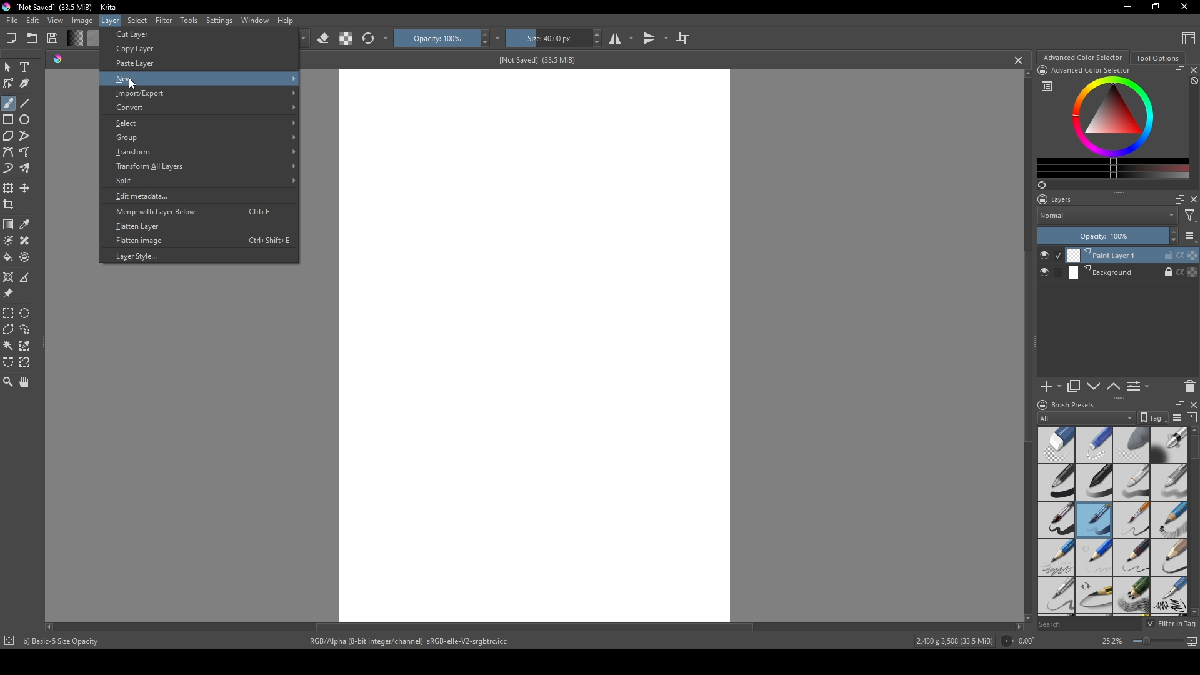 Image resolution: width=1200 pixels, height=675 pixels. What do you see at coordinates (1141, 387) in the screenshot?
I see `List` at bounding box center [1141, 387].